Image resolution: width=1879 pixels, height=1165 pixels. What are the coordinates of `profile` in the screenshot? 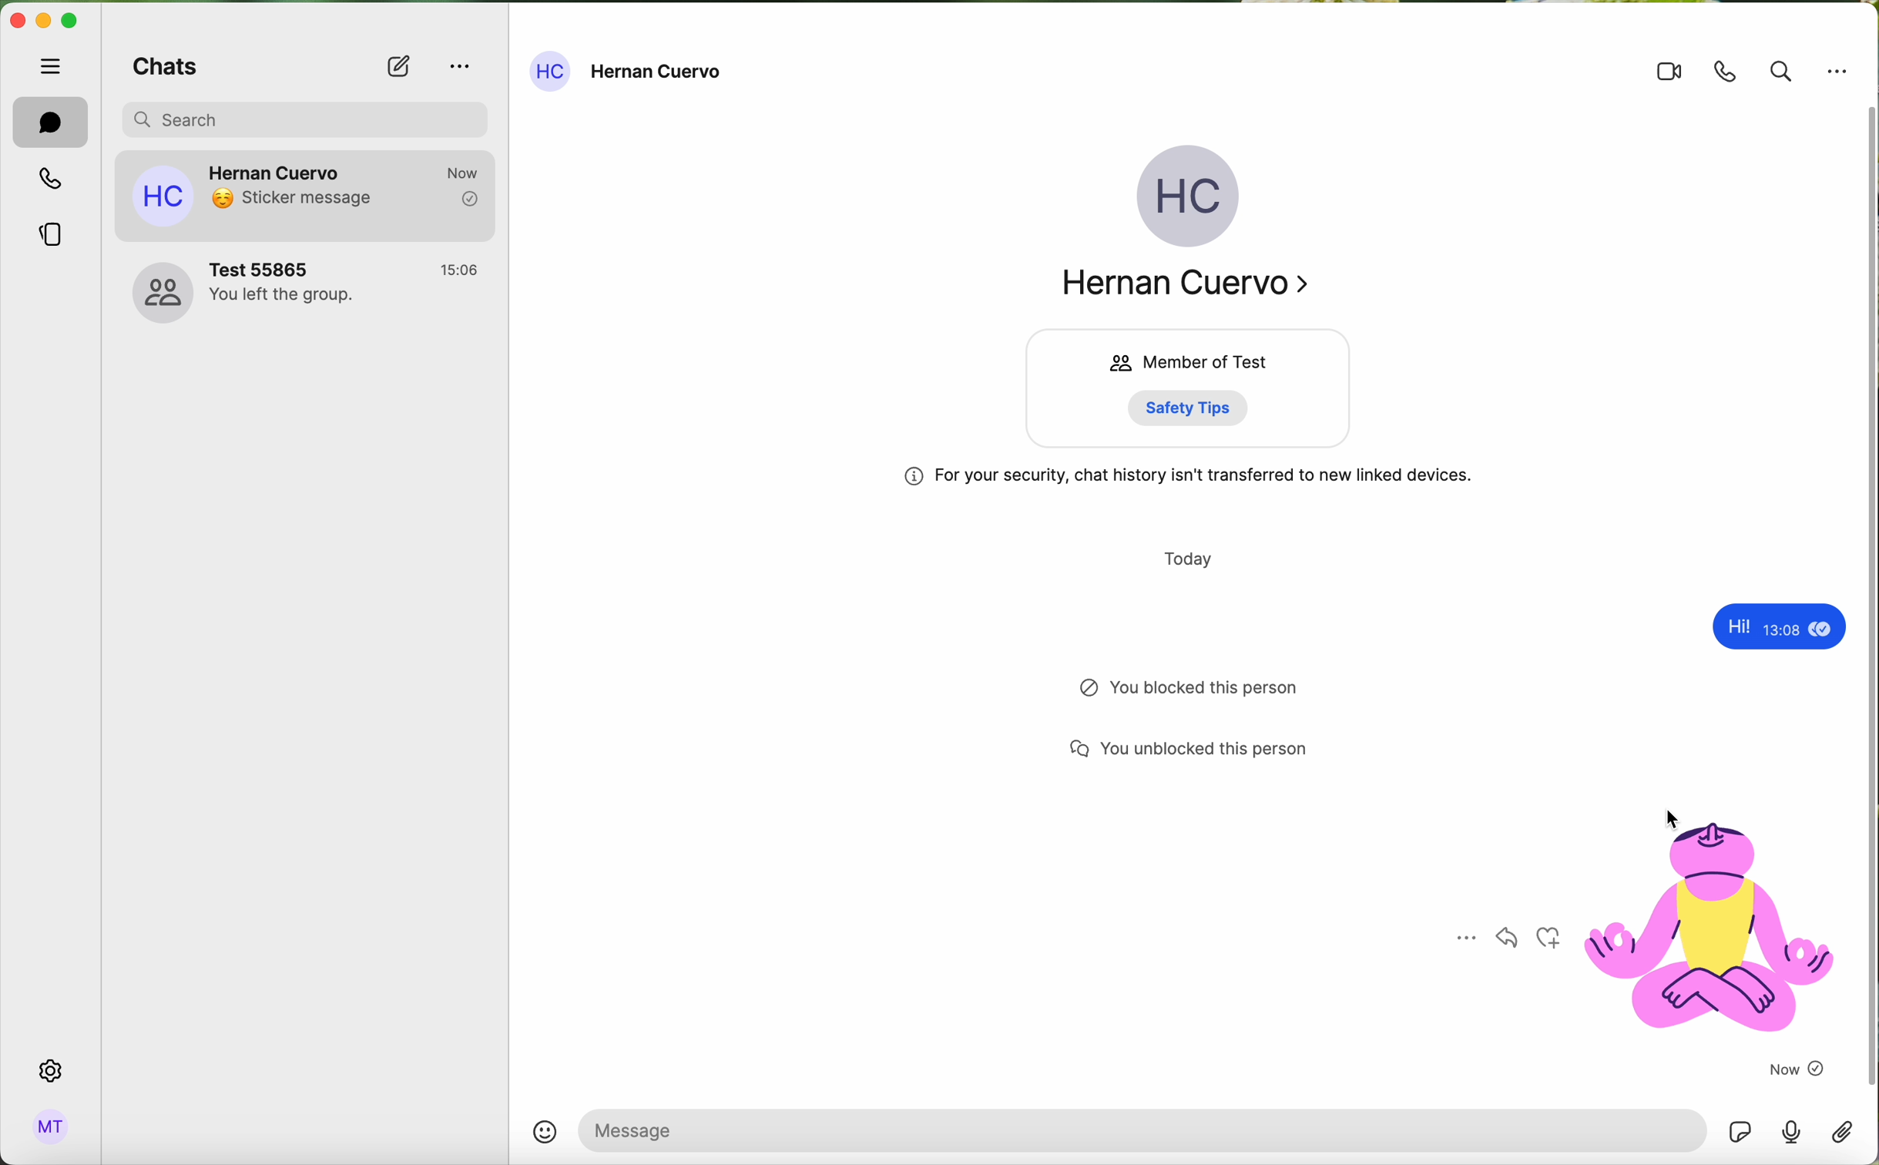 It's located at (52, 1127).